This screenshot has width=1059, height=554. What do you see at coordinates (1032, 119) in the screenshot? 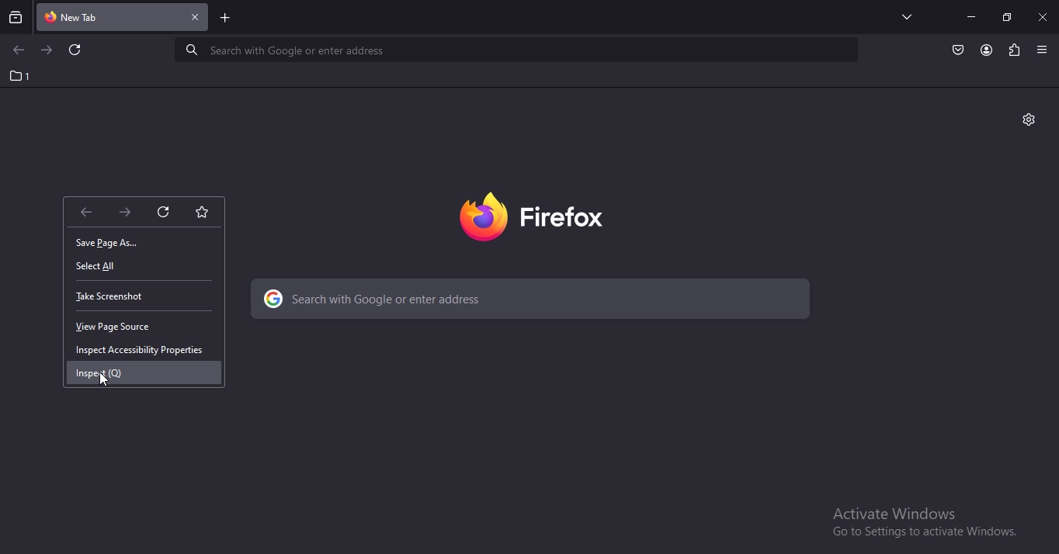
I see `personalise this tab` at bounding box center [1032, 119].